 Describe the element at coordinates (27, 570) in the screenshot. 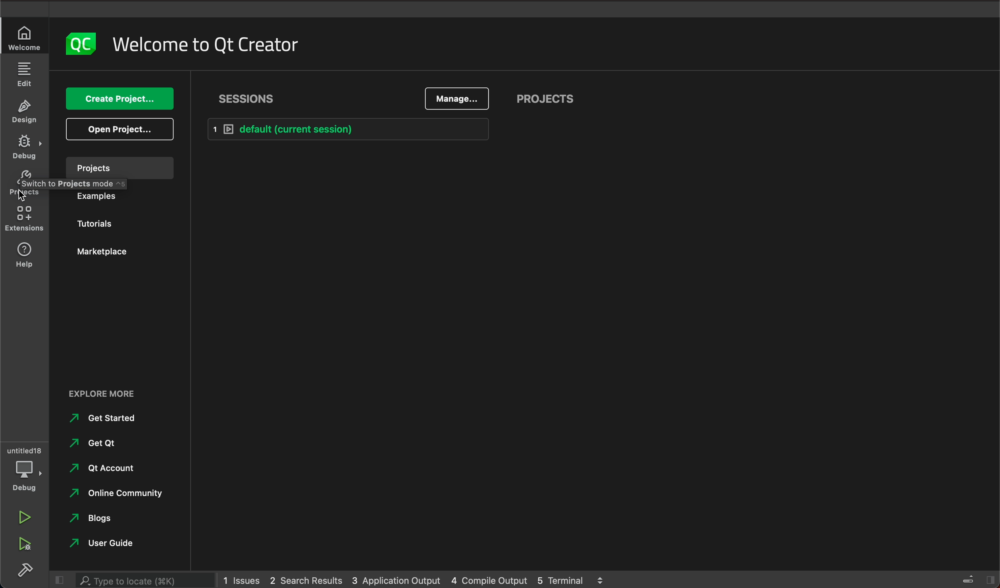

I see `build` at that location.